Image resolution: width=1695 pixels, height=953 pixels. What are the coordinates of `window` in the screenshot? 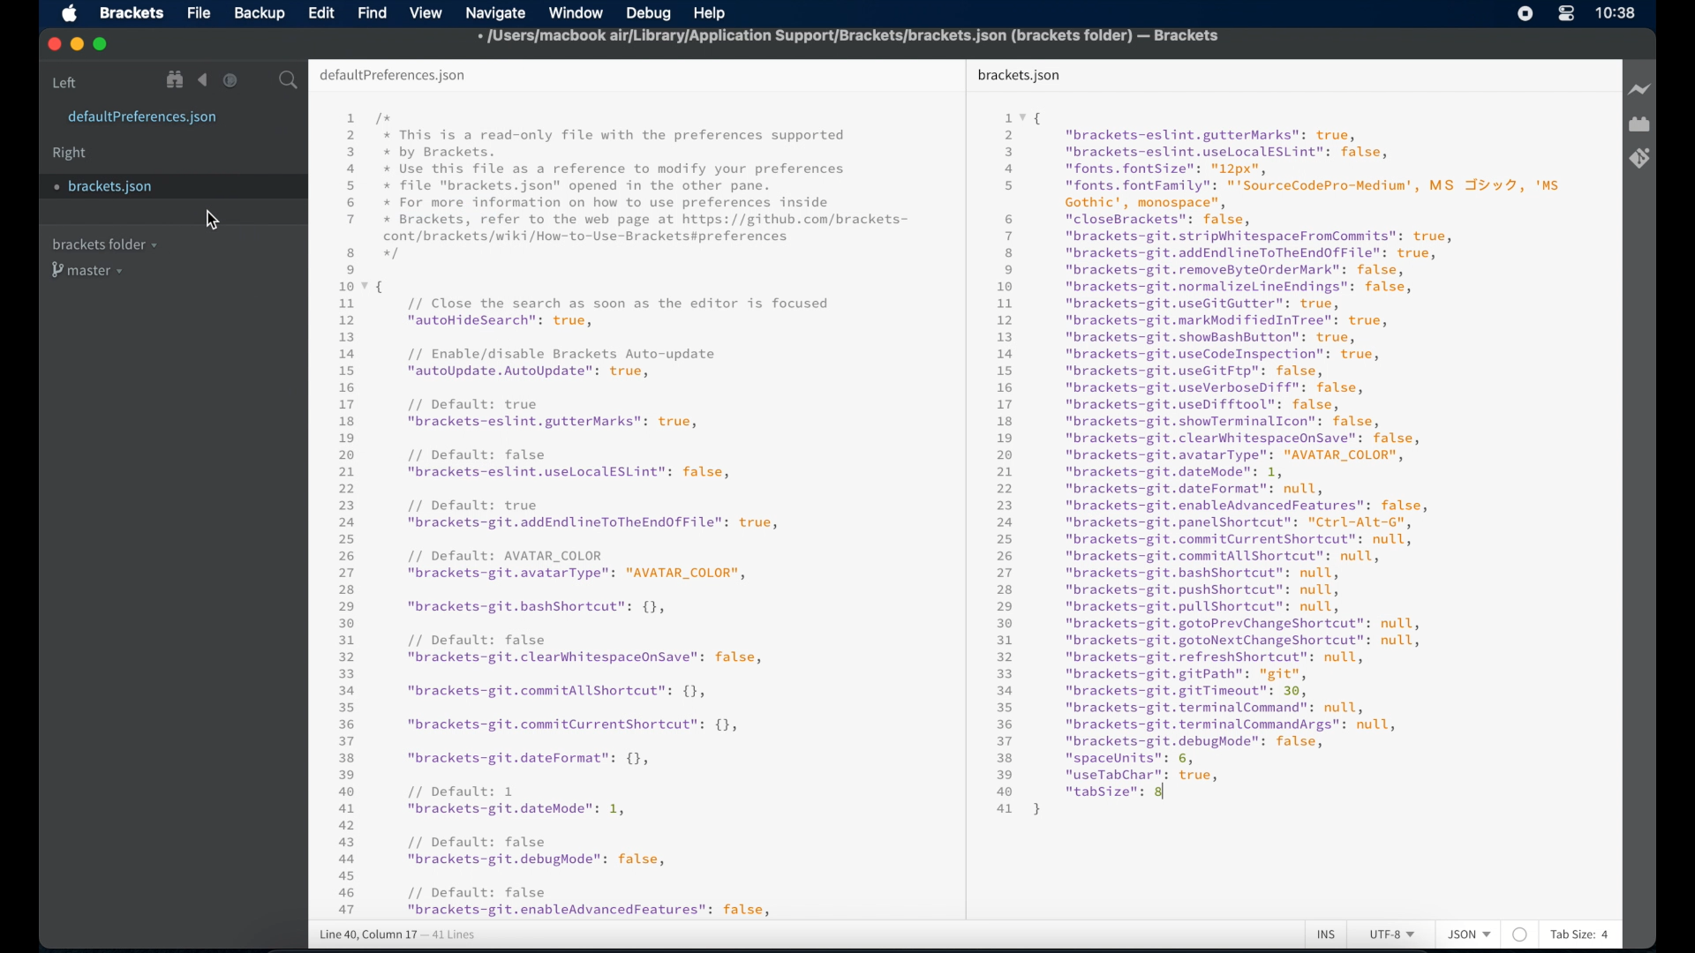 It's located at (576, 13).